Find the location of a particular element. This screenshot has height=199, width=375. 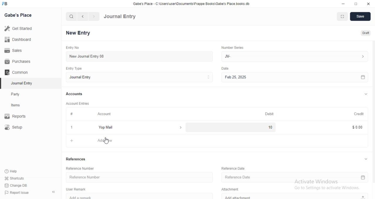

Setup is located at coordinates (20, 128).